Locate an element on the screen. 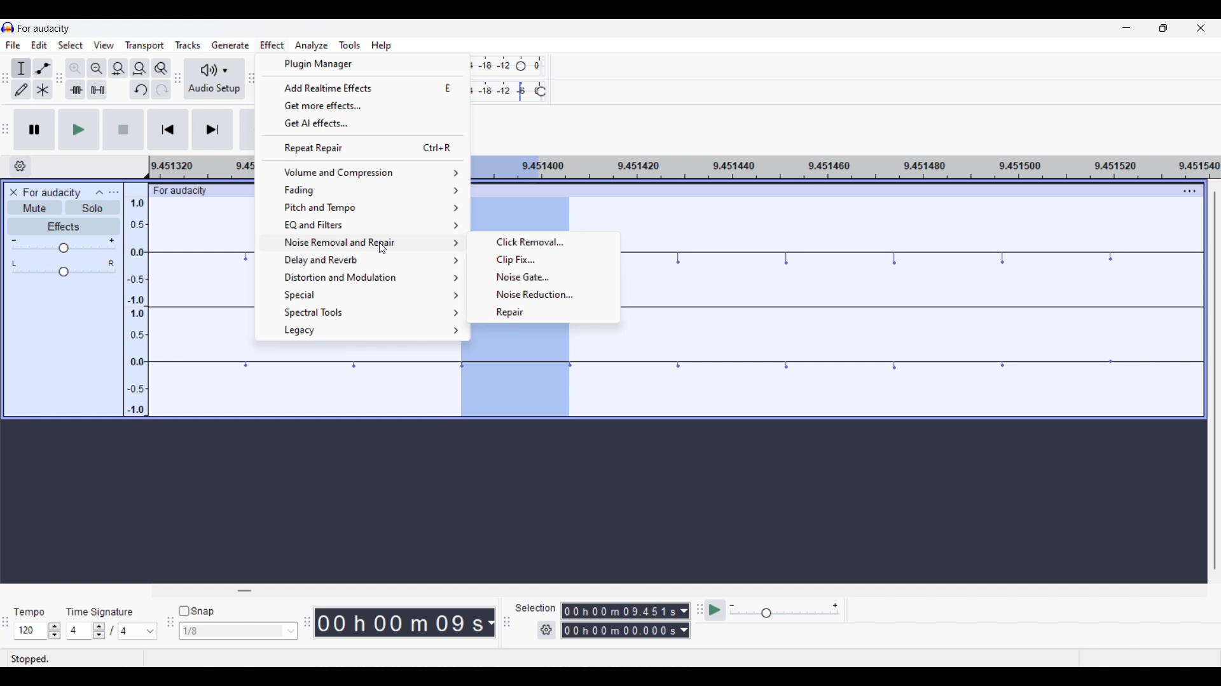  Current track is located at coordinates (914, 307).